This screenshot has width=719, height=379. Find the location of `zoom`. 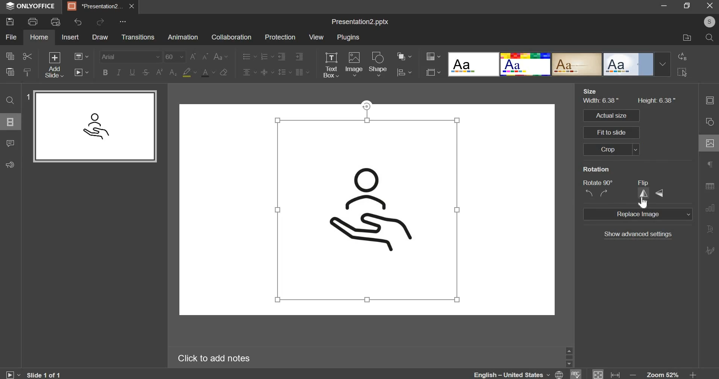

zoom is located at coordinates (664, 373).